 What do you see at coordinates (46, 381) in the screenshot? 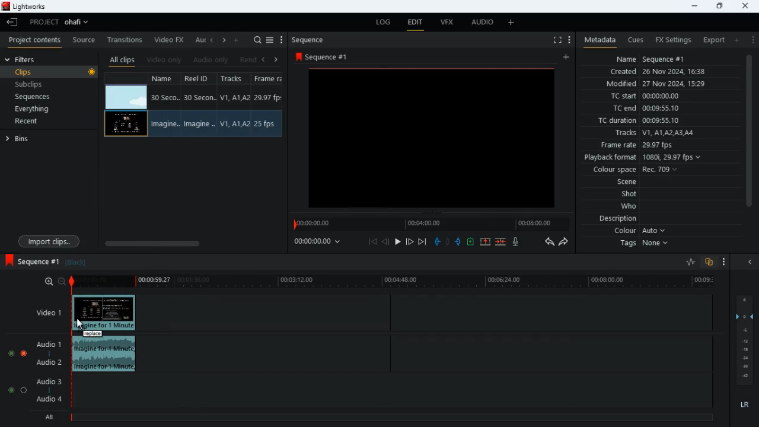
I see `audio 3` at bounding box center [46, 381].